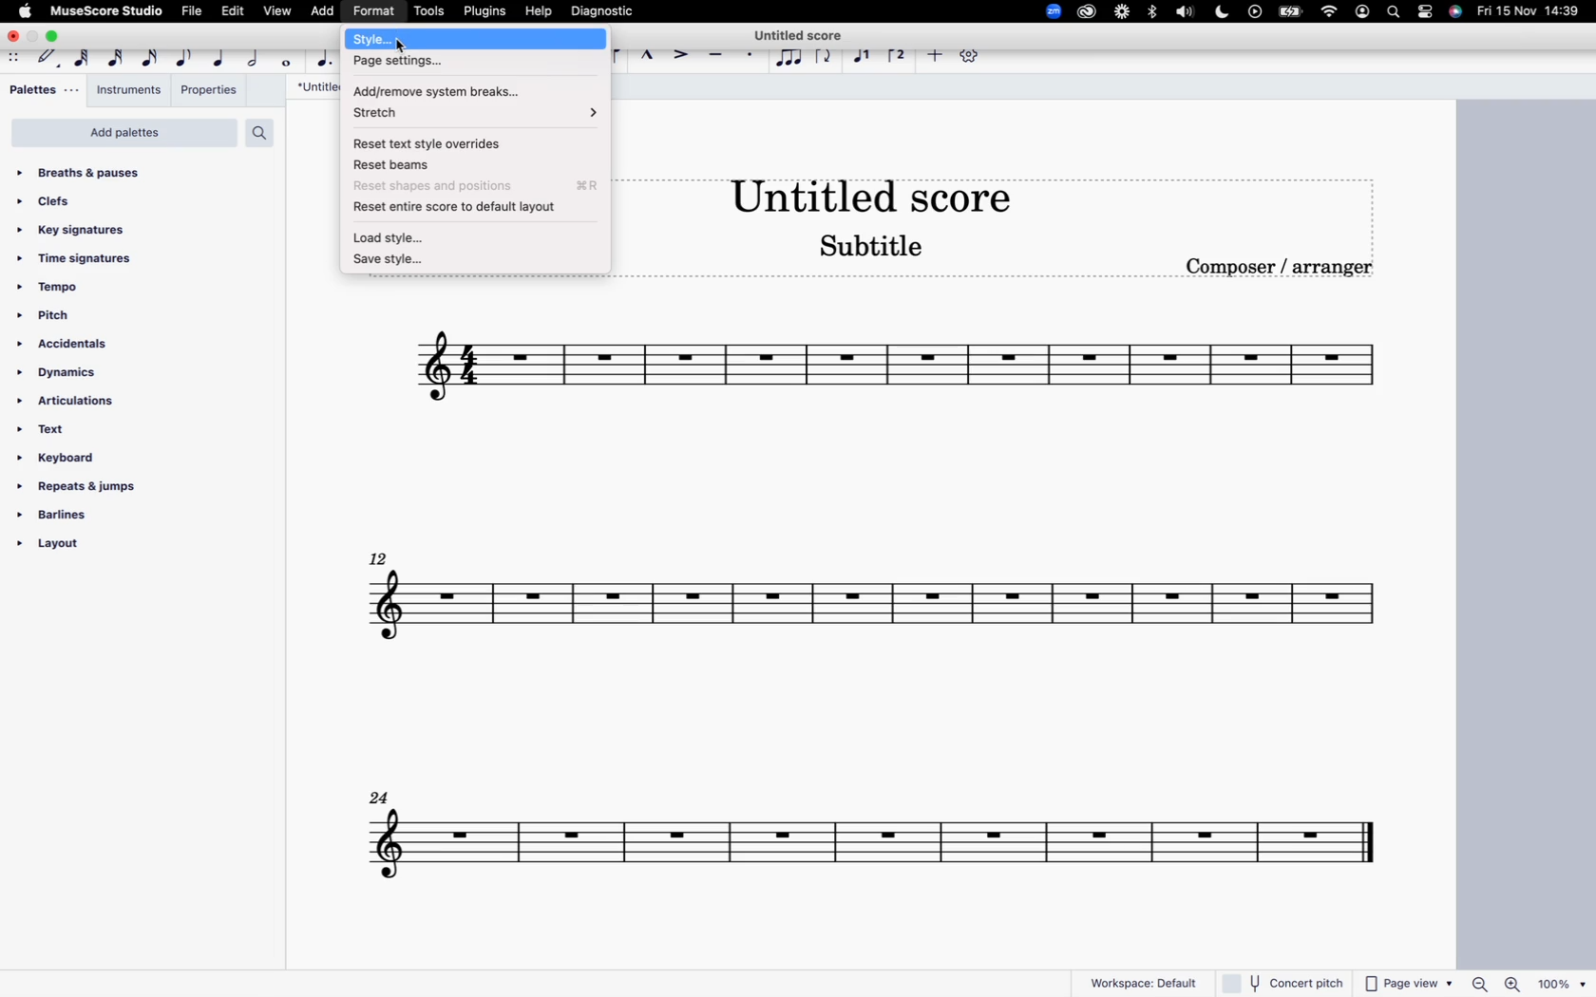 This screenshot has width=1596, height=997. Describe the element at coordinates (1254, 12) in the screenshot. I see `play` at that location.